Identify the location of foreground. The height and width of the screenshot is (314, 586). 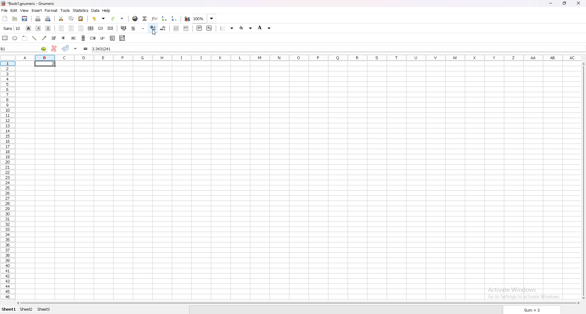
(246, 28).